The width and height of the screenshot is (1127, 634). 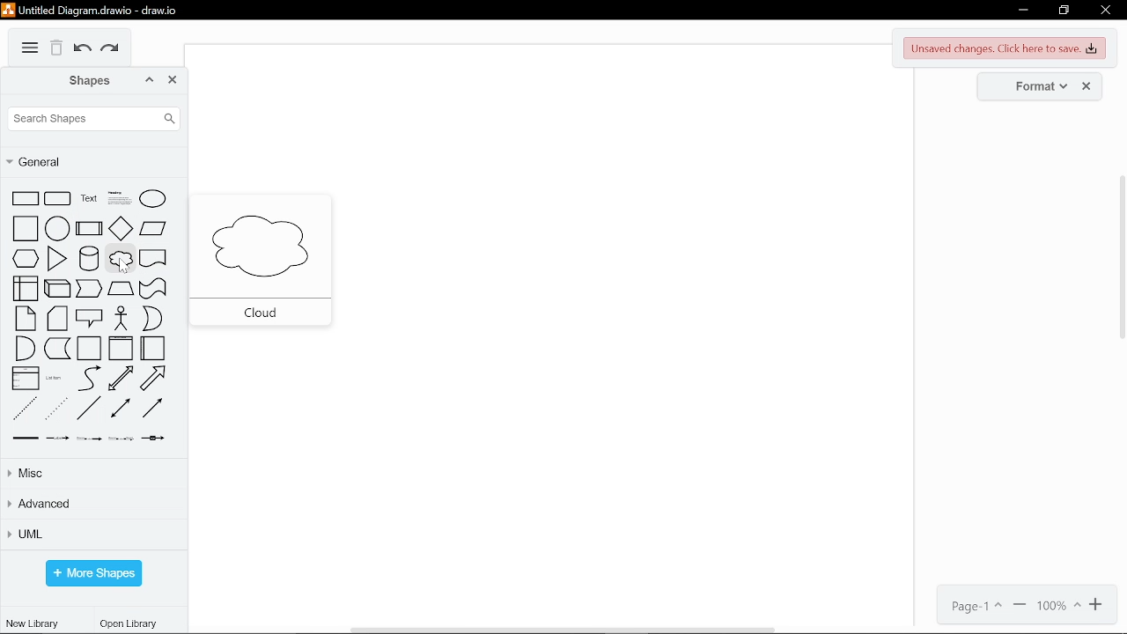 What do you see at coordinates (111, 50) in the screenshot?
I see `redo` at bounding box center [111, 50].